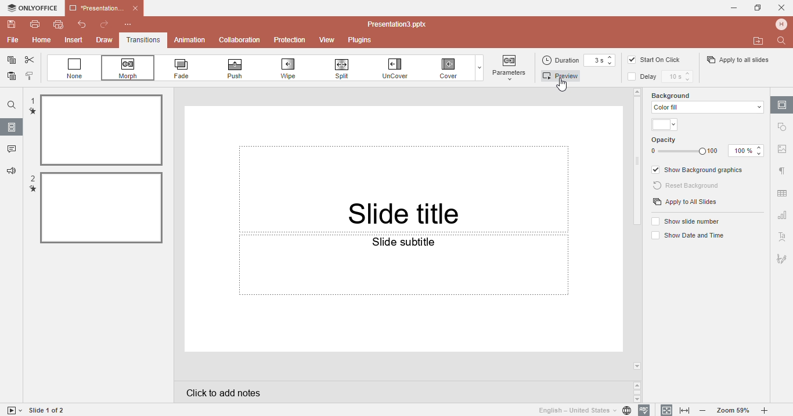 Image resolution: width=793 pixels, height=416 pixels. I want to click on Scroll buttons, so click(638, 392).